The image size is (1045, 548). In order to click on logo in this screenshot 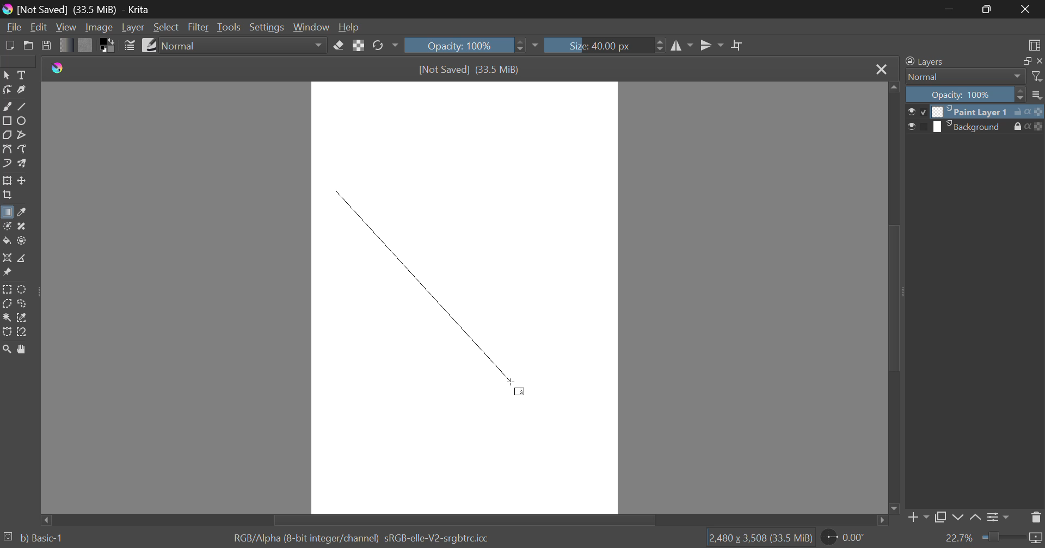, I will do `click(61, 68)`.